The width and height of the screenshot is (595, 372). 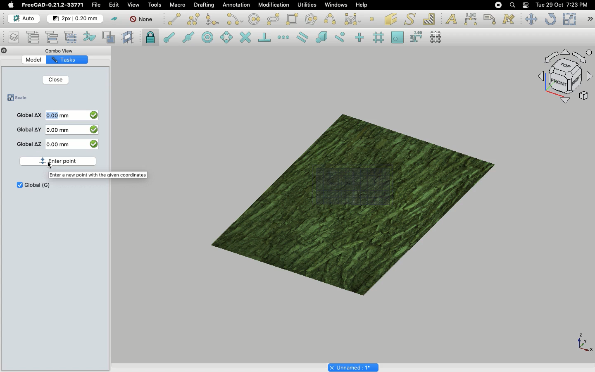 What do you see at coordinates (187, 37) in the screenshot?
I see `Snap midpoint` at bounding box center [187, 37].